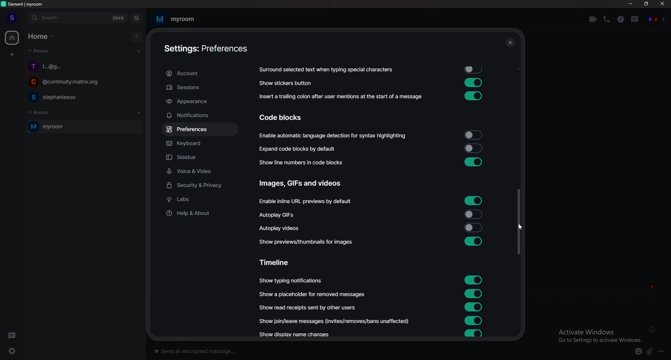 The image size is (671, 360). What do you see at coordinates (473, 242) in the screenshot?
I see `toggle` at bounding box center [473, 242].